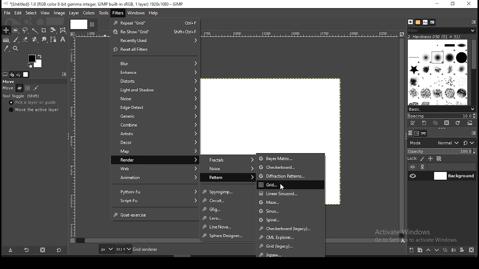  Describe the element at coordinates (154, 133) in the screenshot. I see `artistic` at that location.